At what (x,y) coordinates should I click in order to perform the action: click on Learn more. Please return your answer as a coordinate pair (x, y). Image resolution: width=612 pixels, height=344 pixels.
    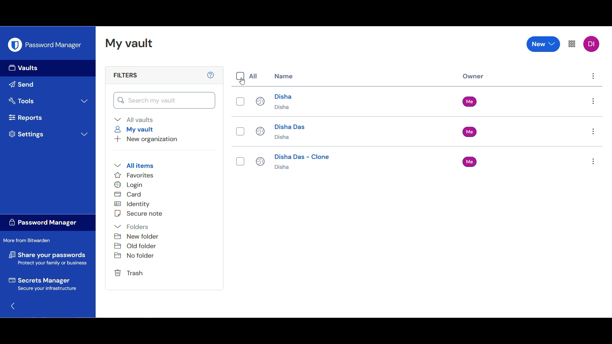
    Looking at the image, I should click on (210, 75).